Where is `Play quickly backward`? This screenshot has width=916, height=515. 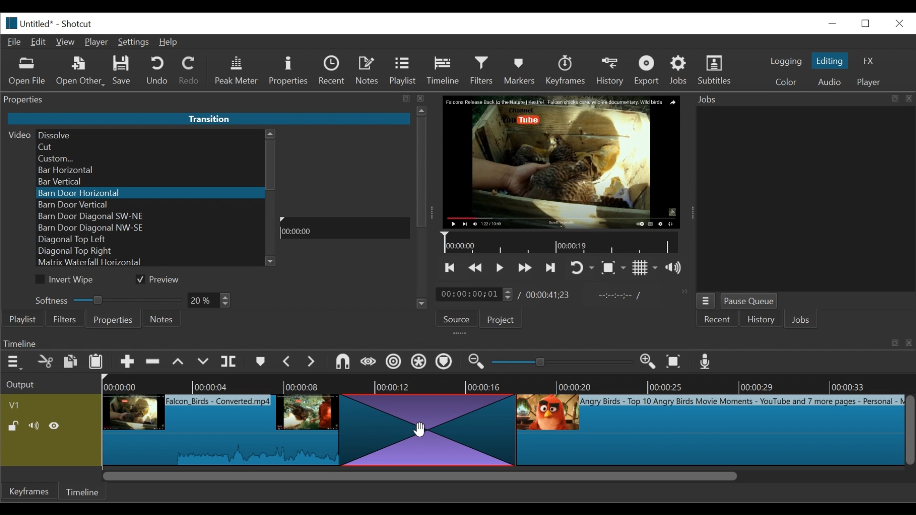 Play quickly backward is located at coordinates (477, 268).